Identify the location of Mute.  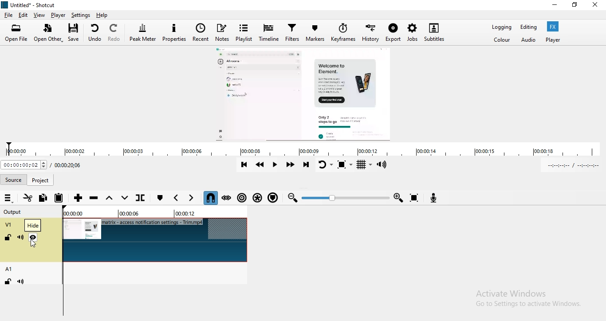
(20, 238).